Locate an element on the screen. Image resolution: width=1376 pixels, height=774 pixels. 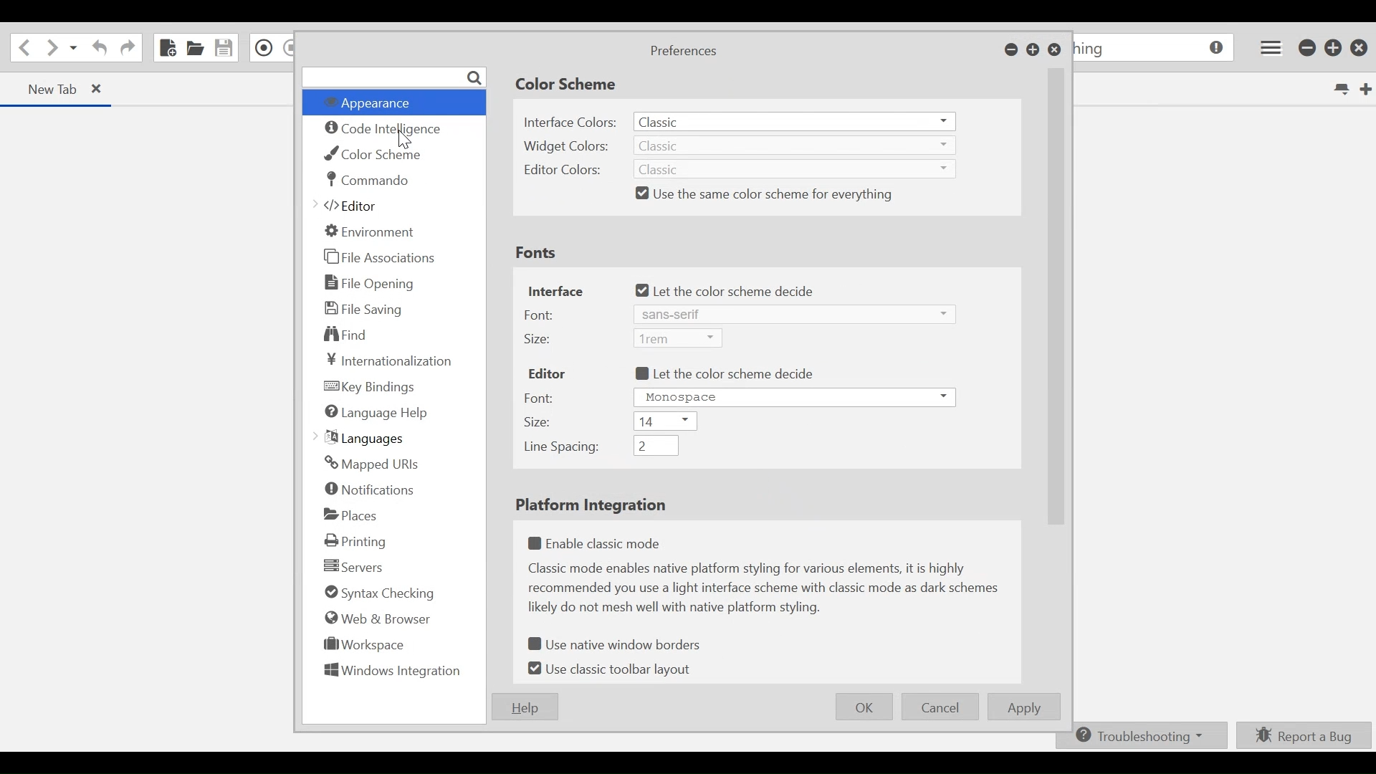
Mapped URLs is located at coordinates (371, 464).